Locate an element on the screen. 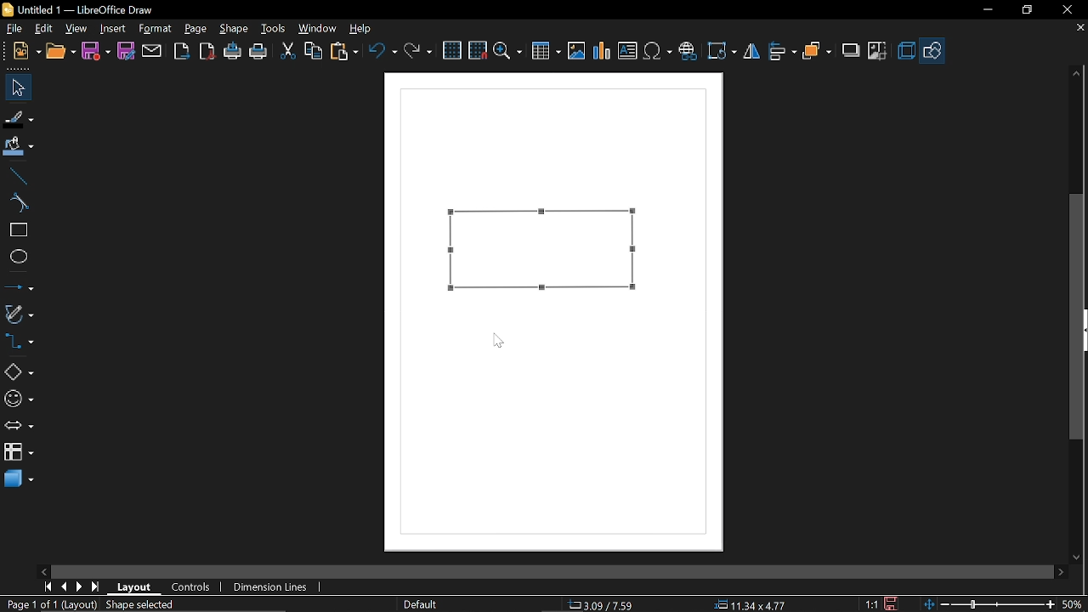 The width and height of the screenshot is (1088, 612). page is located at coordinates (196, 28).